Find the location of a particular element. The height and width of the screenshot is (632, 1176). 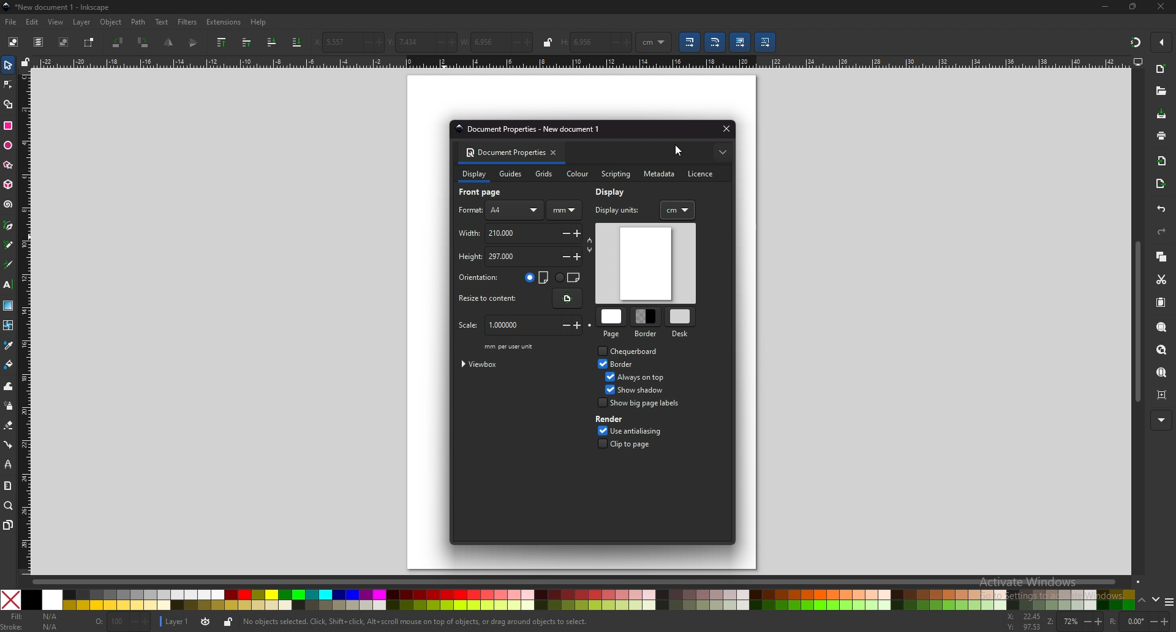

+ is located at coordinates (529, 43).